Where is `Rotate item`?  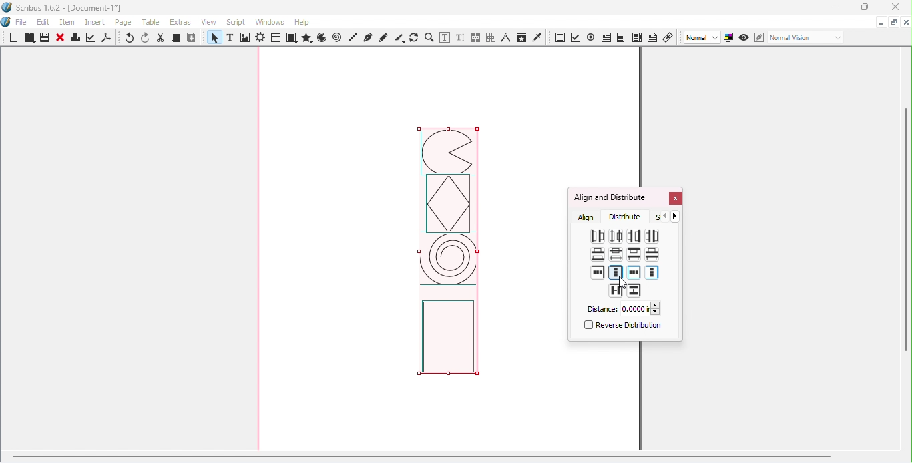 Rotate item is located at coordinates (414, 37).